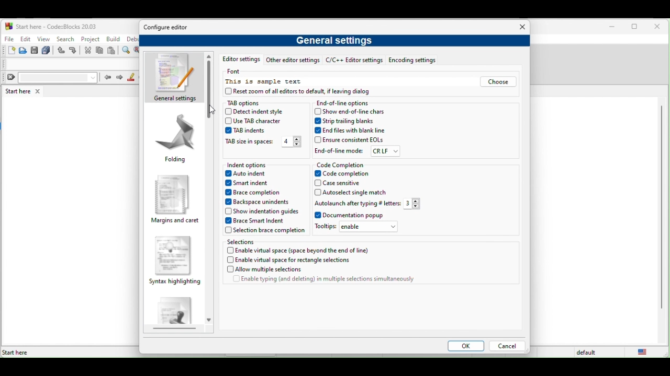  I want to click on start here, so click(25, 91).